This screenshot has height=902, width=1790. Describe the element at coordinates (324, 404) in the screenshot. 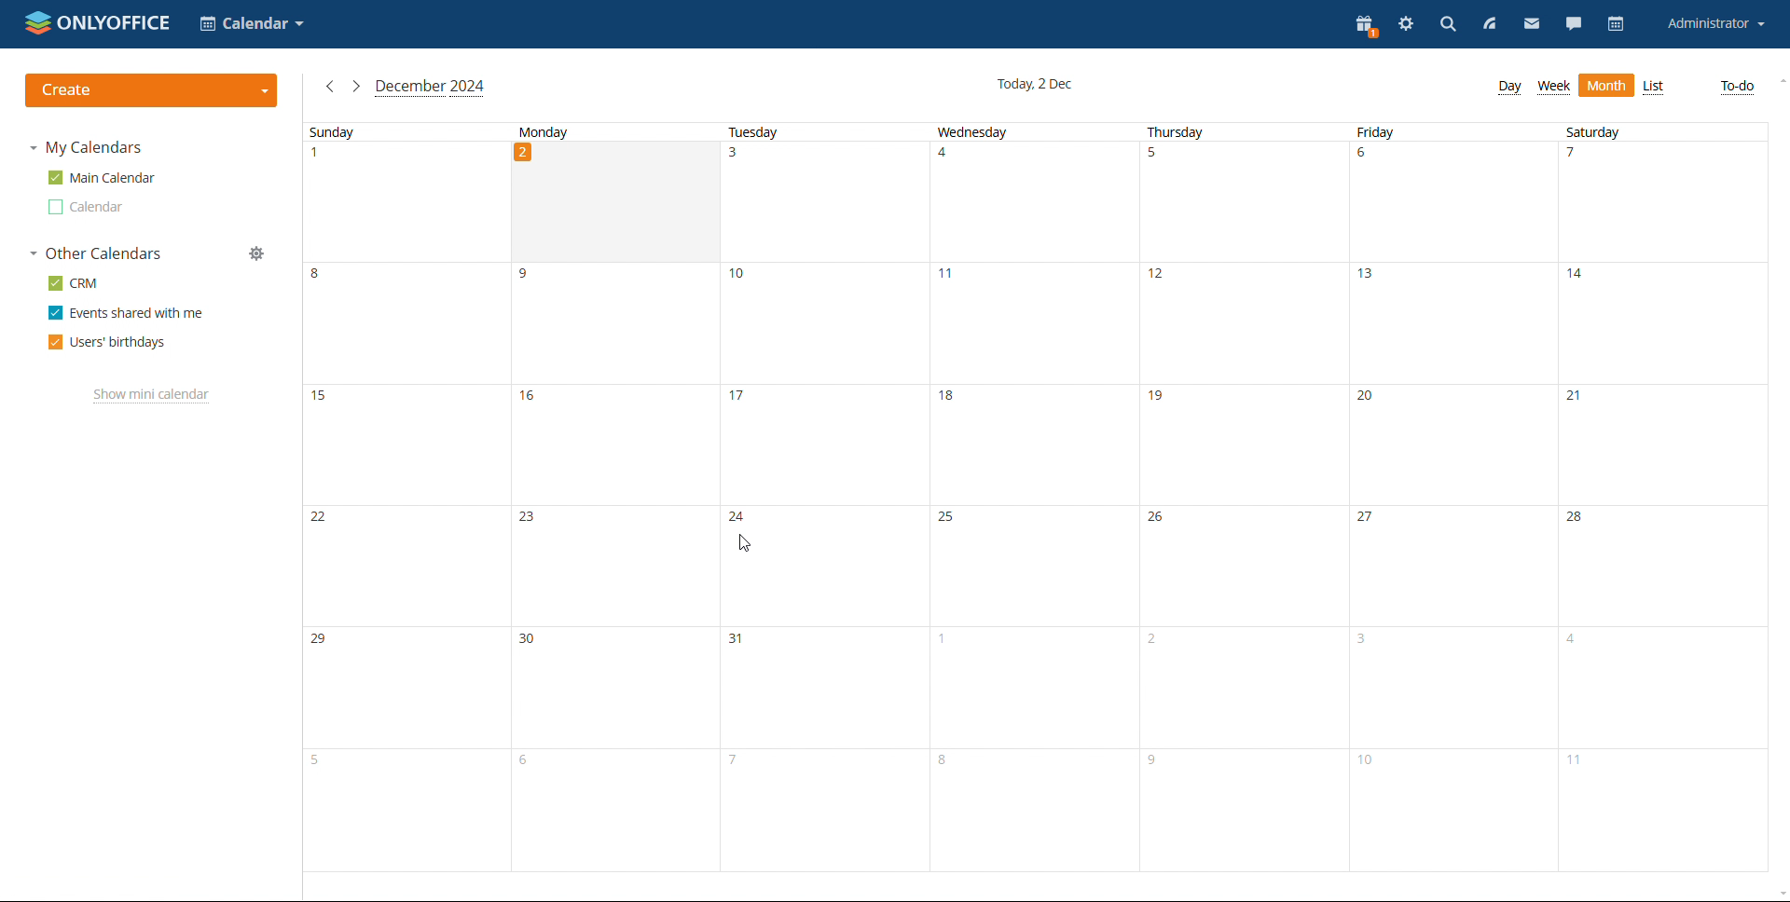

I see `15` at that location.